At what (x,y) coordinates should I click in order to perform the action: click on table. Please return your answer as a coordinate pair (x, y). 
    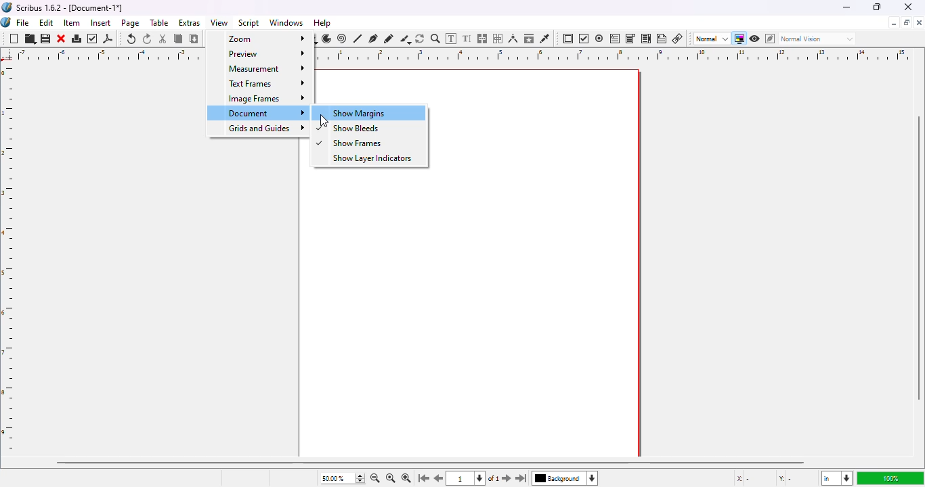
    Looking at the image, I should click on (160, 23).